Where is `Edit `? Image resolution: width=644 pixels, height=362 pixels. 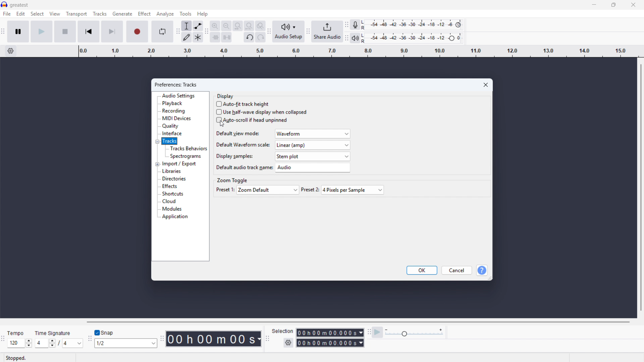 Edit  is located at coordinates (21, 14).